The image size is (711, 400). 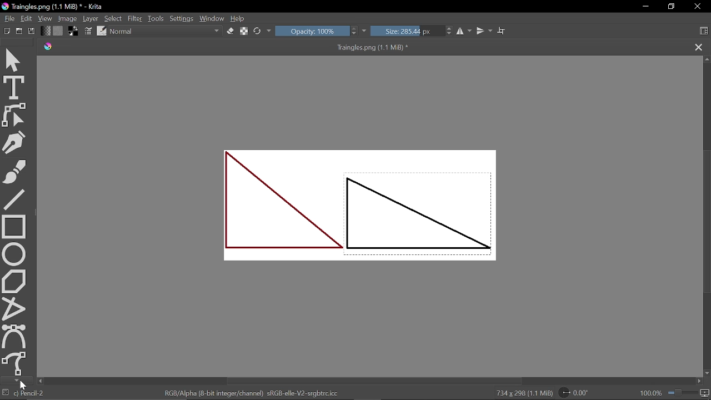 What do you see at coordinates (231, 31) in the screenshot?
I see `Eraser` at bounding box center [231, 31].